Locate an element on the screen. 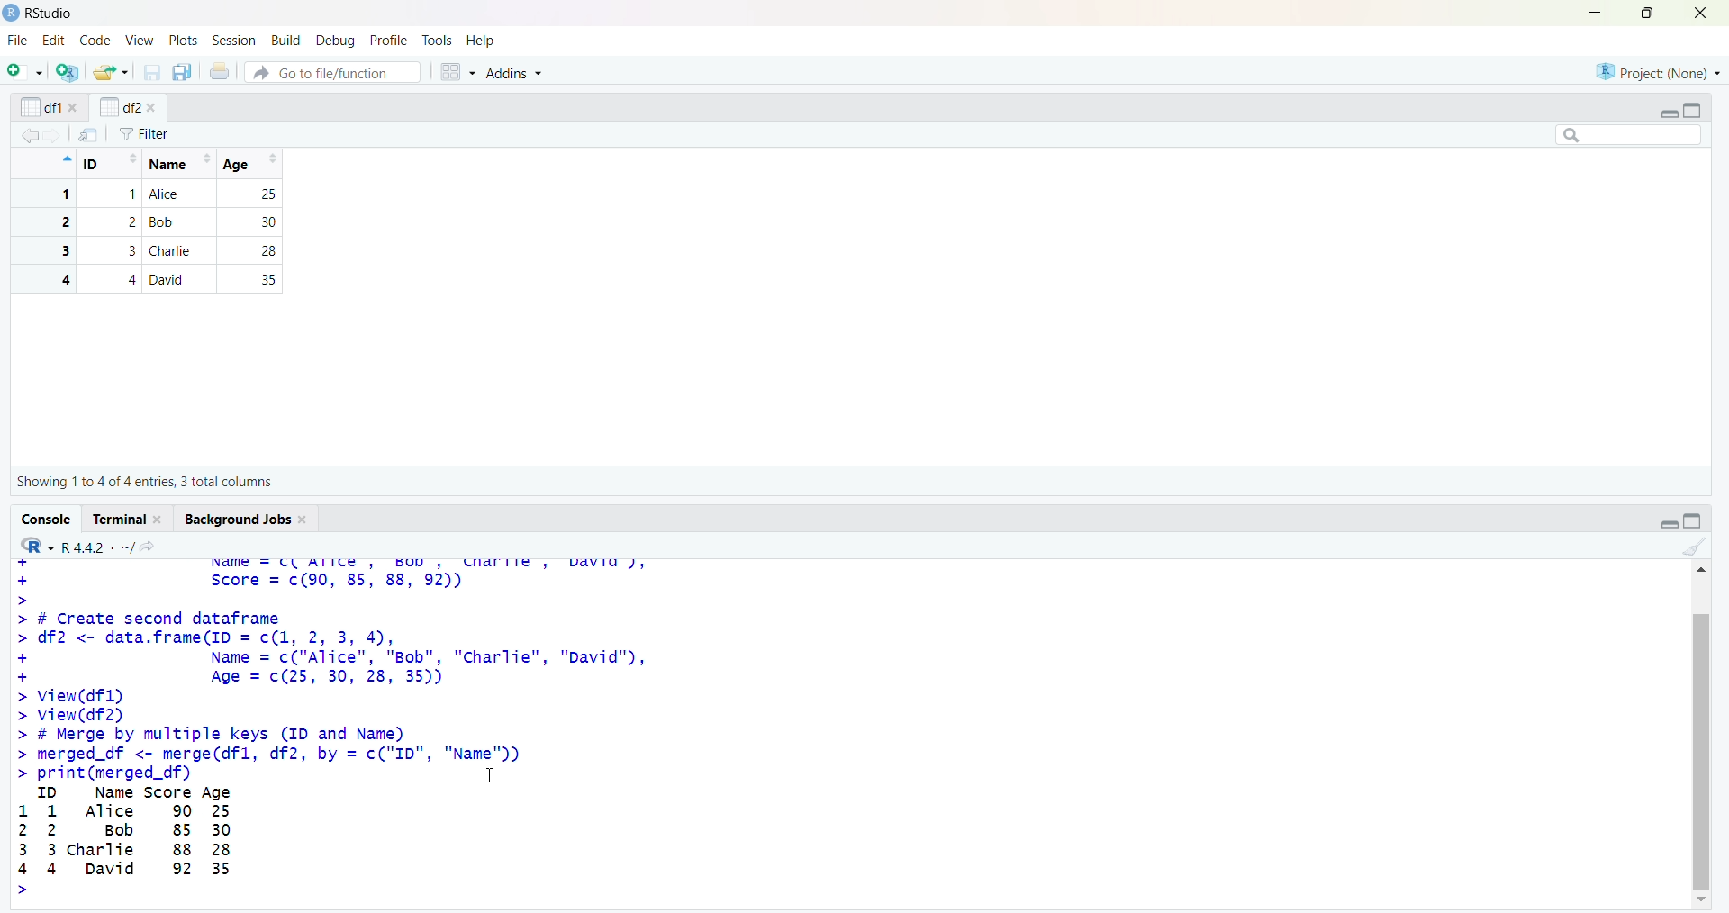  tools is located at coordinates (438, 41).